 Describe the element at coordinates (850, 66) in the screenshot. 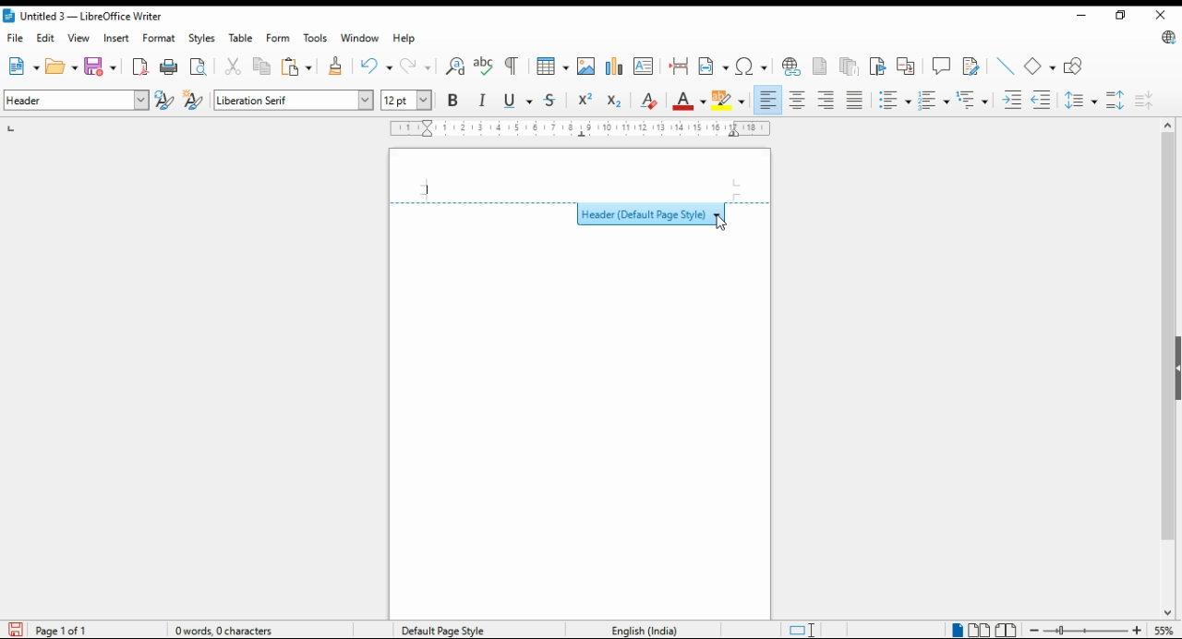

I see `insert endnote` at that location.